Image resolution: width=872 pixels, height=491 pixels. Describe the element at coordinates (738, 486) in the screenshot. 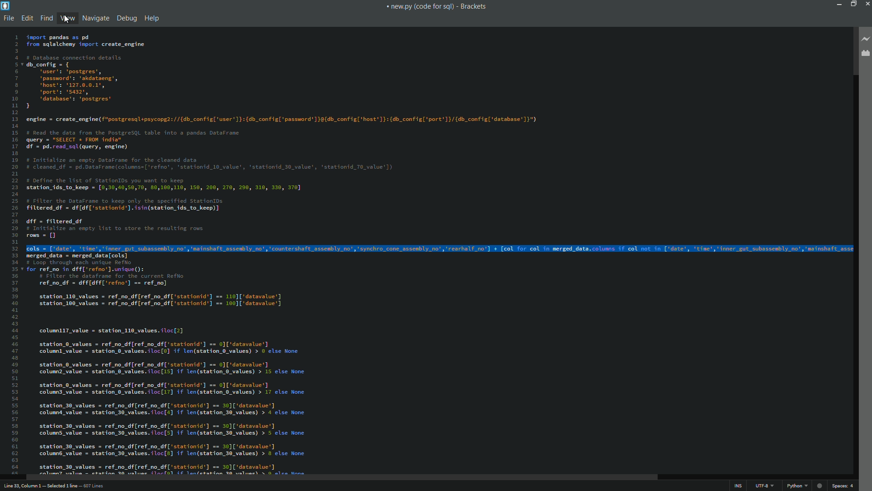

I see `ins` at that location.